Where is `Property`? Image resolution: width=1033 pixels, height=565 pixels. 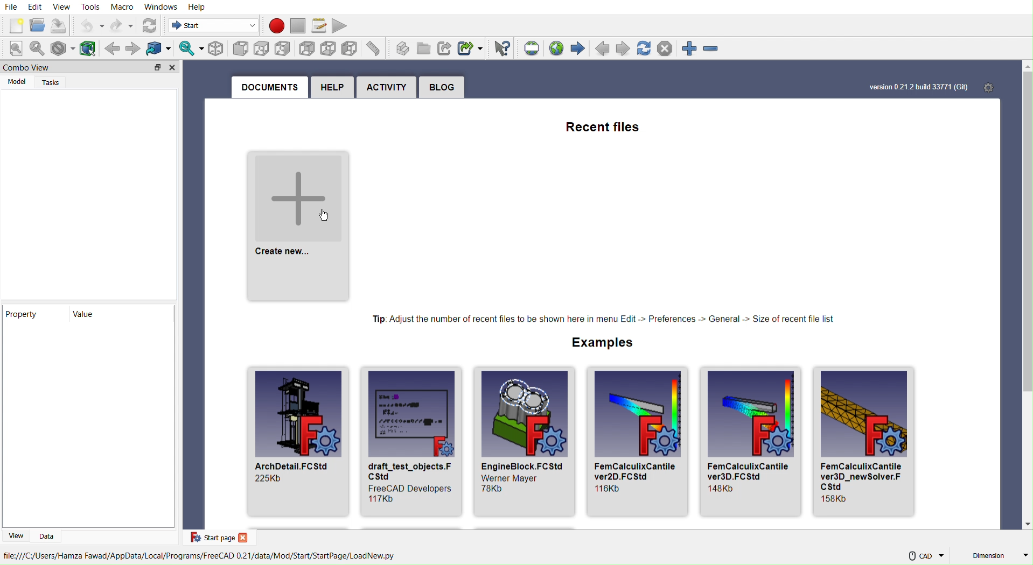 Property is located at coordinates (88, 430).